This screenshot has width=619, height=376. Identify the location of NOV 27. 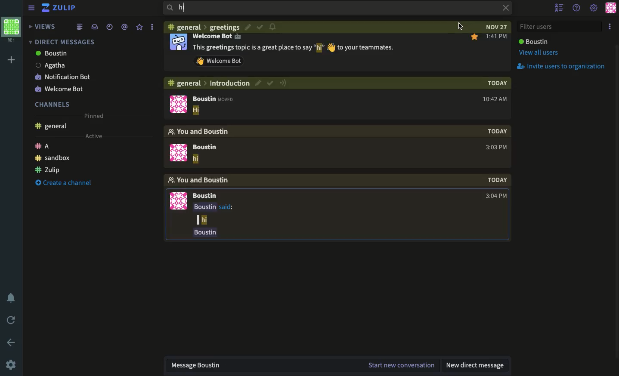
(494, 27).